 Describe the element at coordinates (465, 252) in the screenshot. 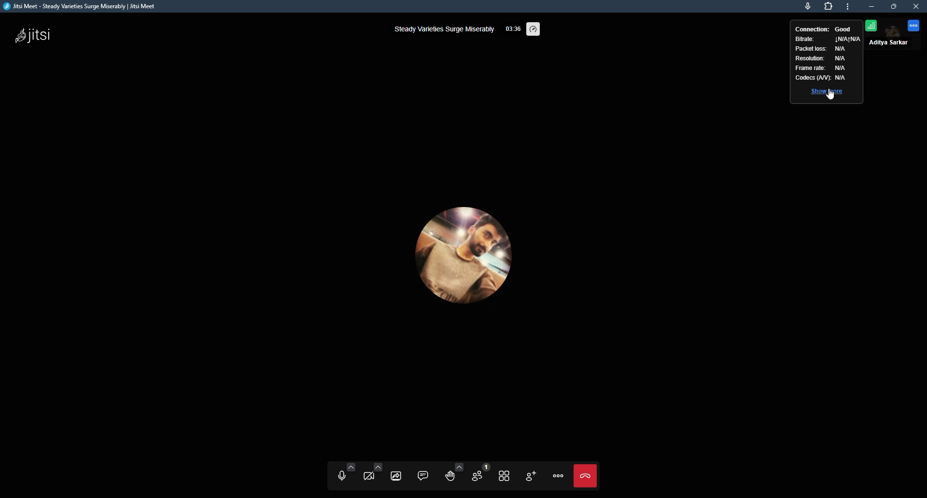

I see `profile` at that location.